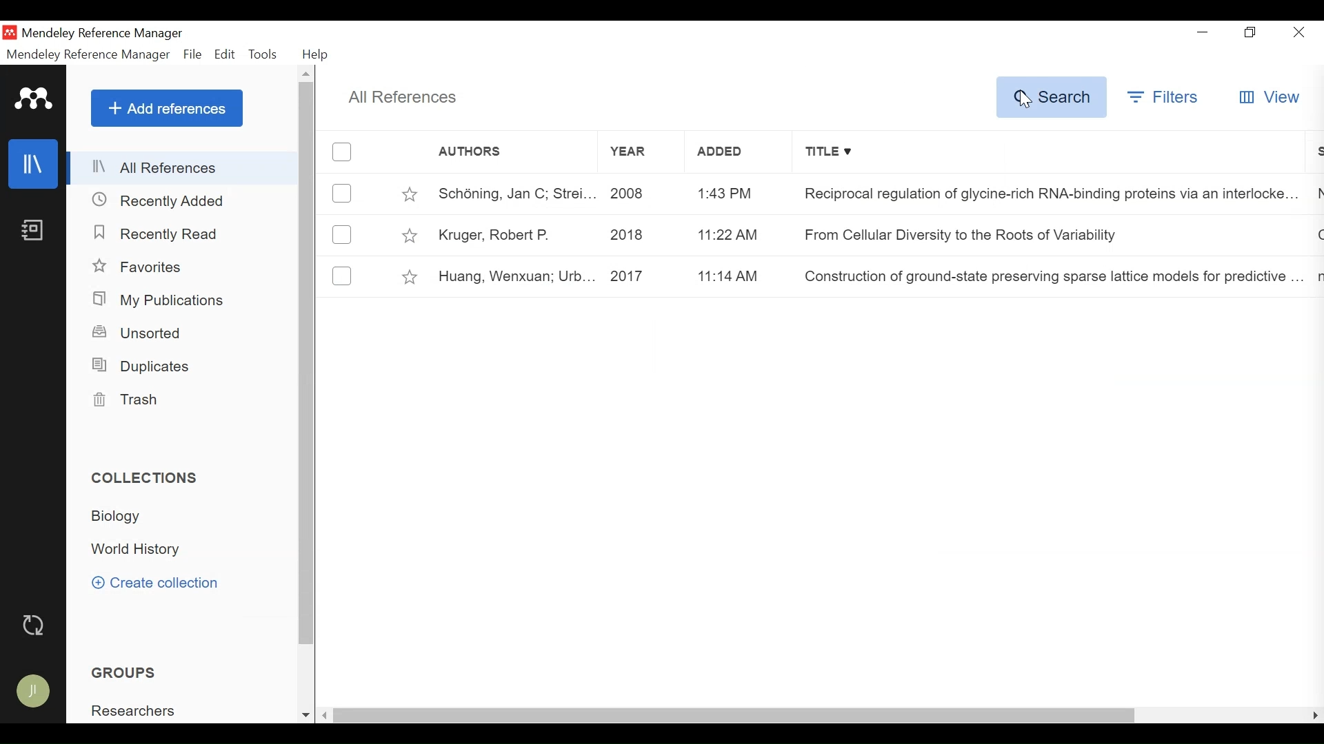 This screenshot has width=1324, height=744. What do you see at coordinates (138, 333) in the screenshot?
I see `Unsorted` at bounding box center [138, 333].